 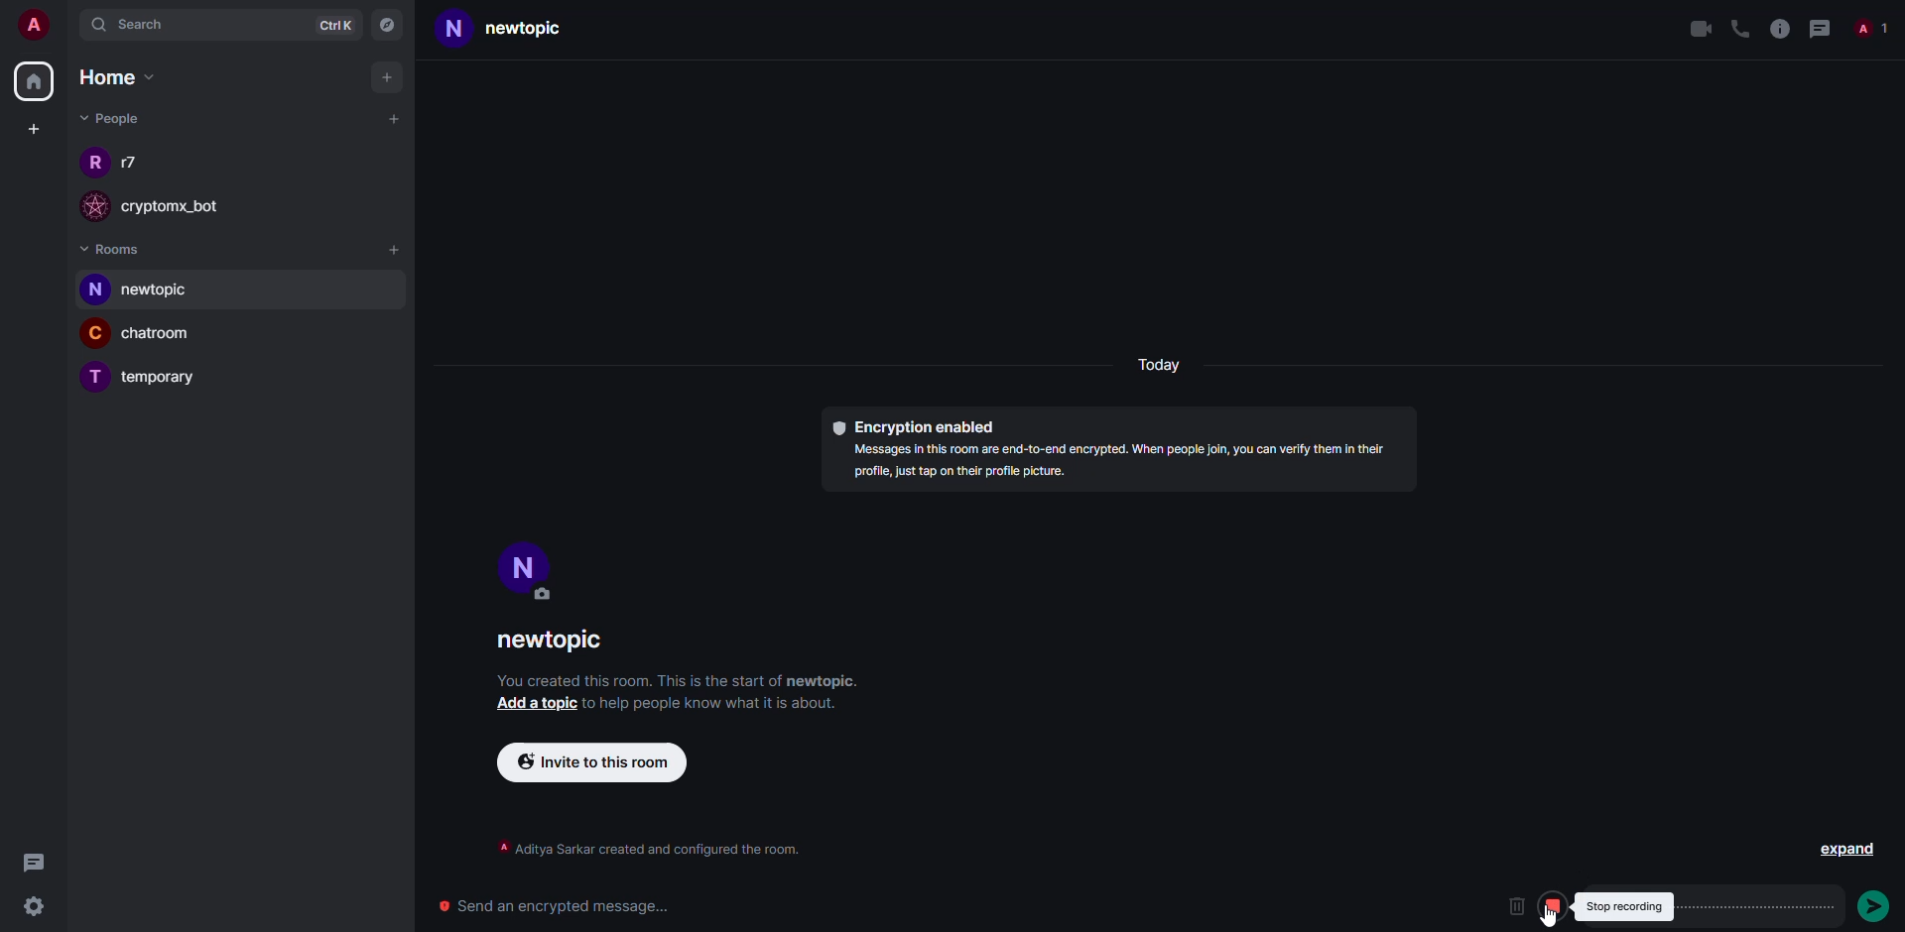 I want to click on expand, so click(x=1843, y=853).